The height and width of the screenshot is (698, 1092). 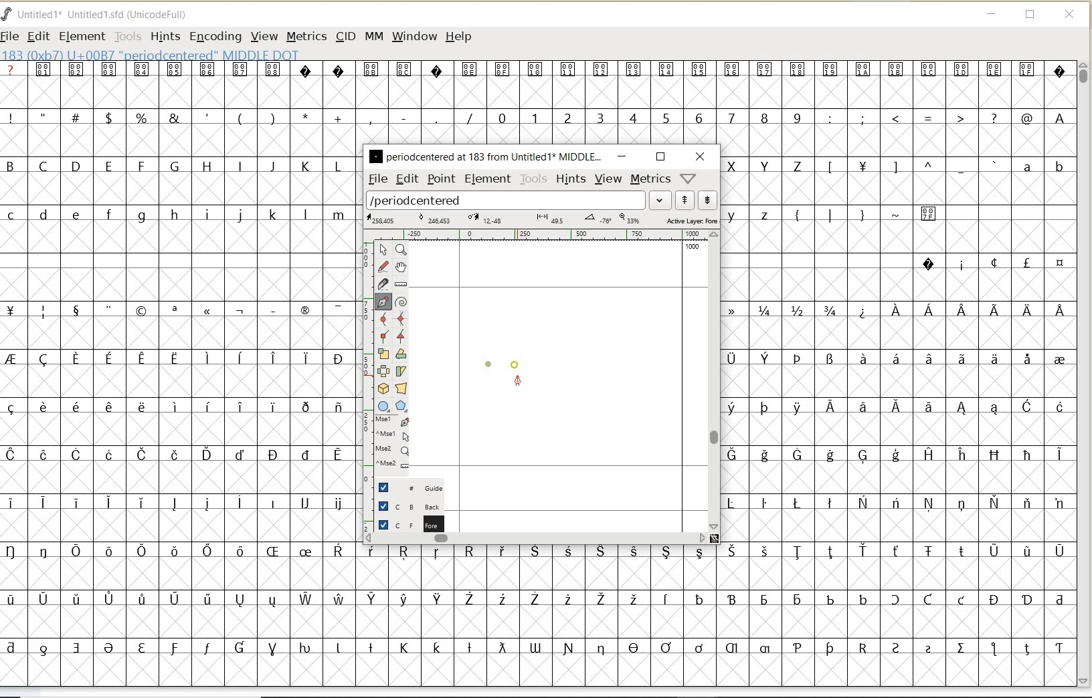 What do you see at coordinates (687, 179) in the screenshot?
I see `help/window` at bounding box center [687, 179].